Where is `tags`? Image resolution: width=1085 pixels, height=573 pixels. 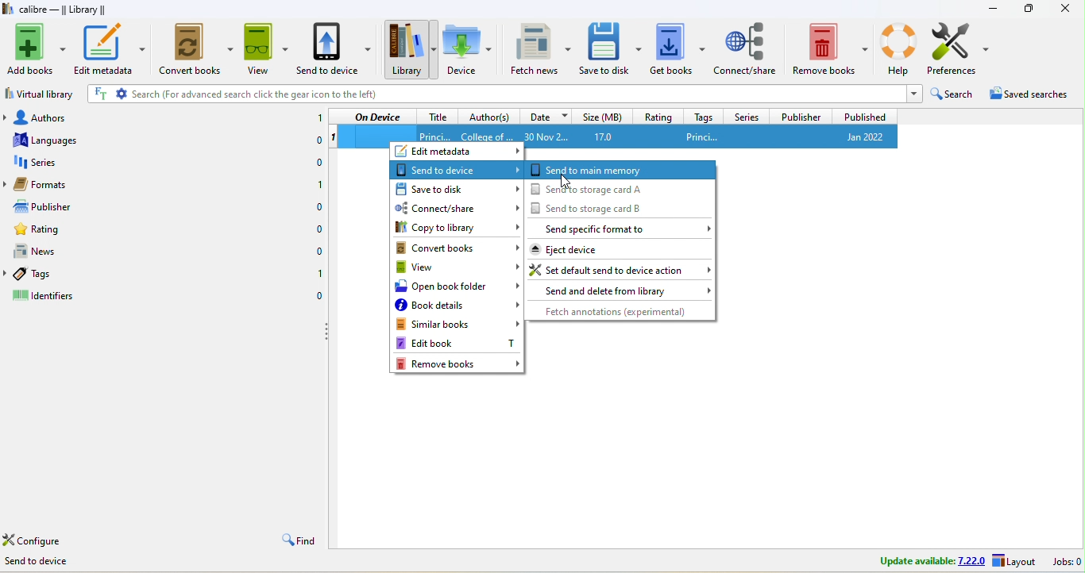
tags is located at coordinates (701, 116).